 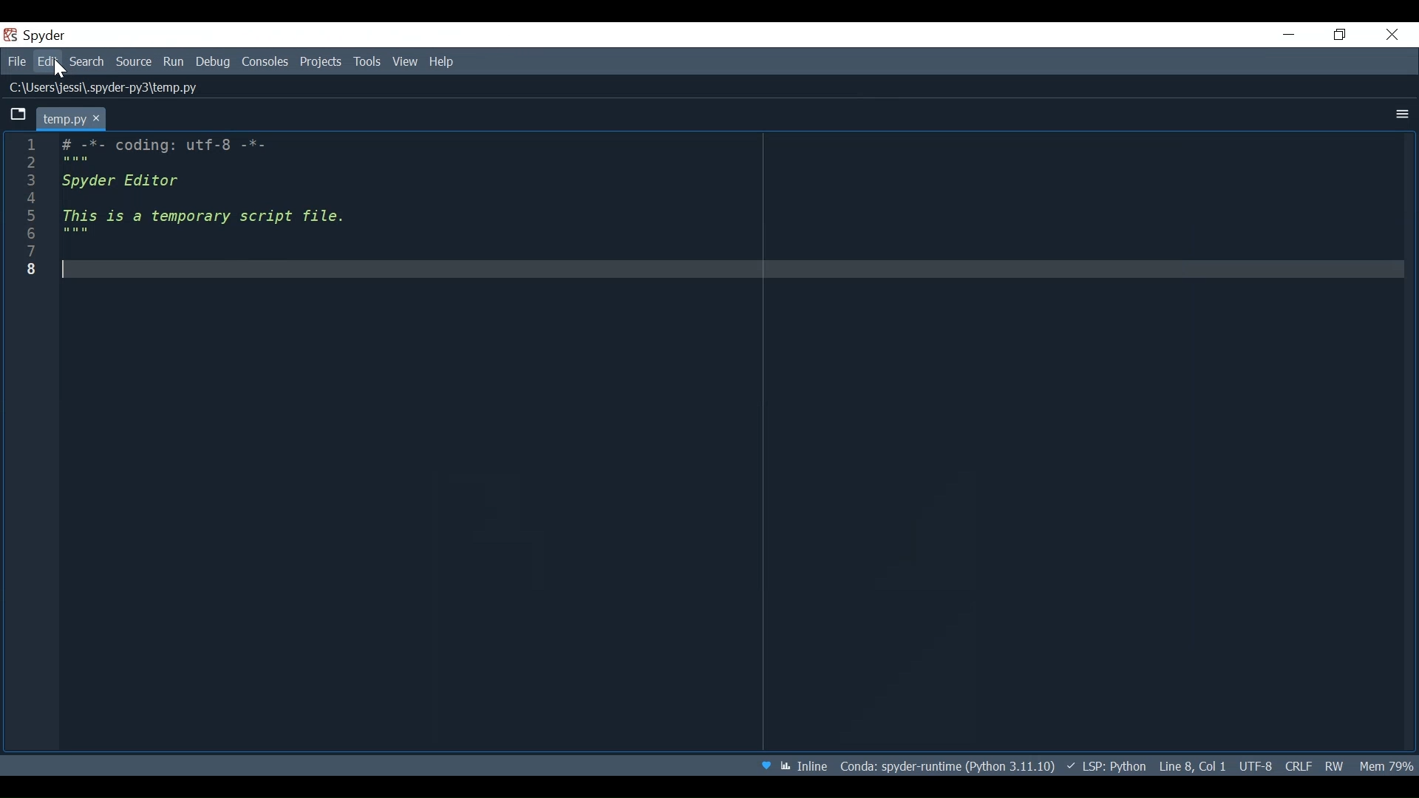 I want to click on Project, so click(x=321, y=63).